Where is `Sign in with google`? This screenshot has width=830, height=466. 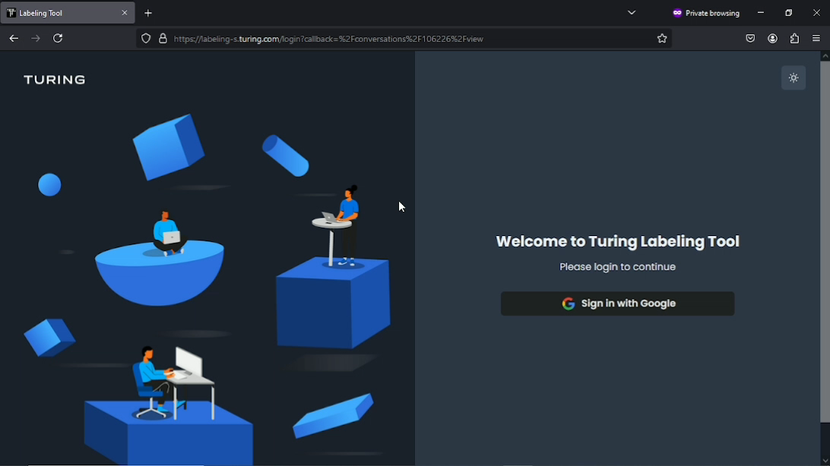
Sign in with google is located at coordinates (616, 304).